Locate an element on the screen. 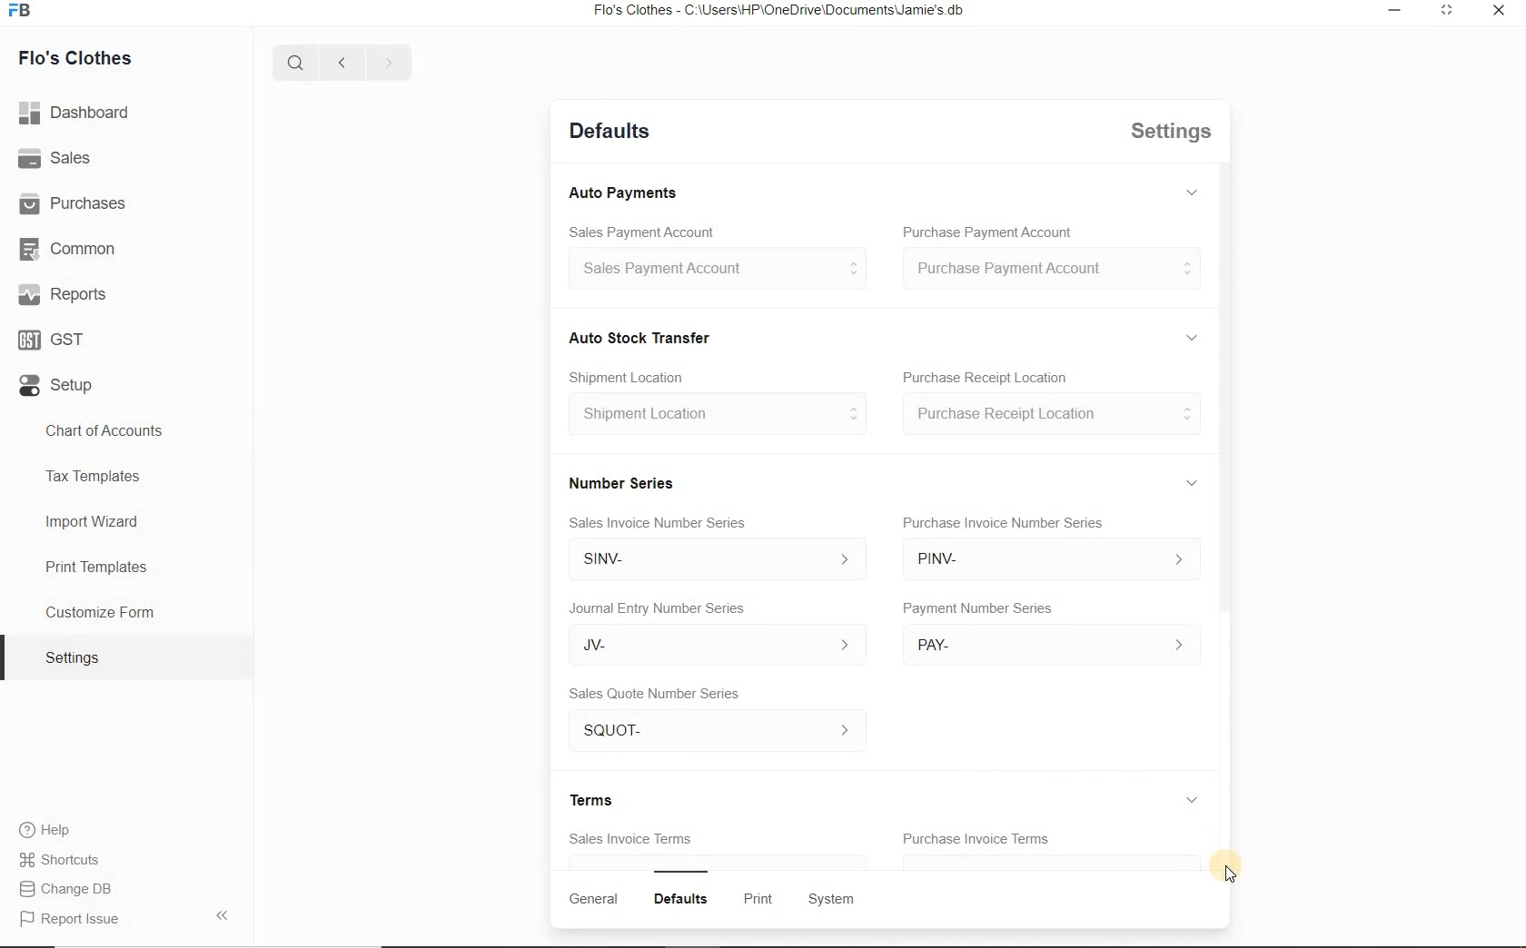  Shipment Location is located at coordinates (715, 414).